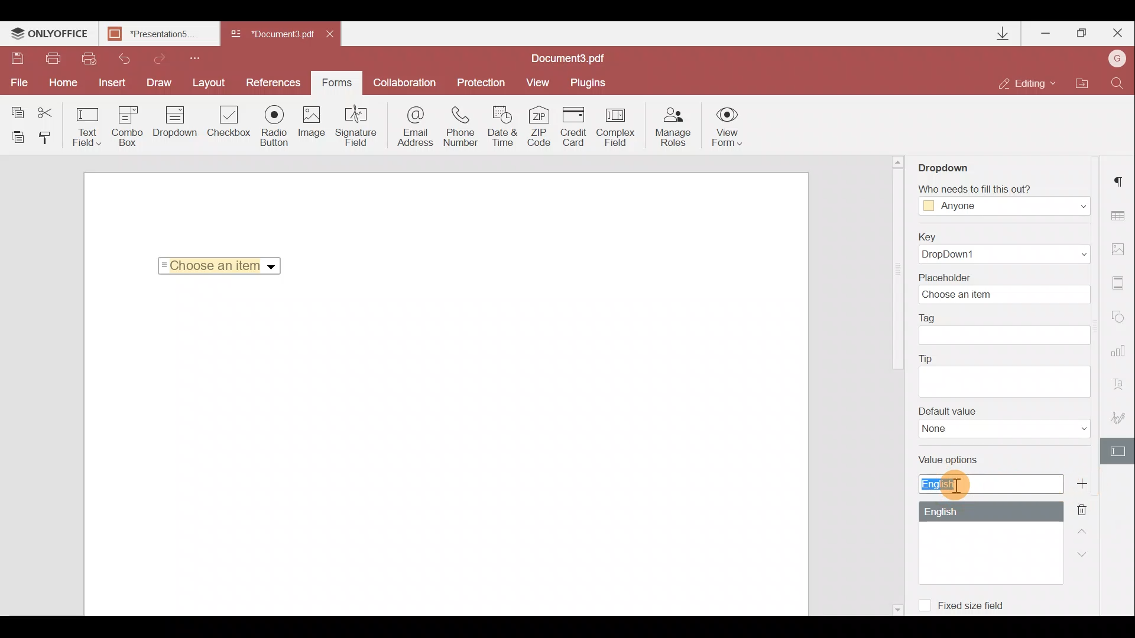 This screenshot has width=1135, height=638. I want to click on Find, so click(1118, 82).